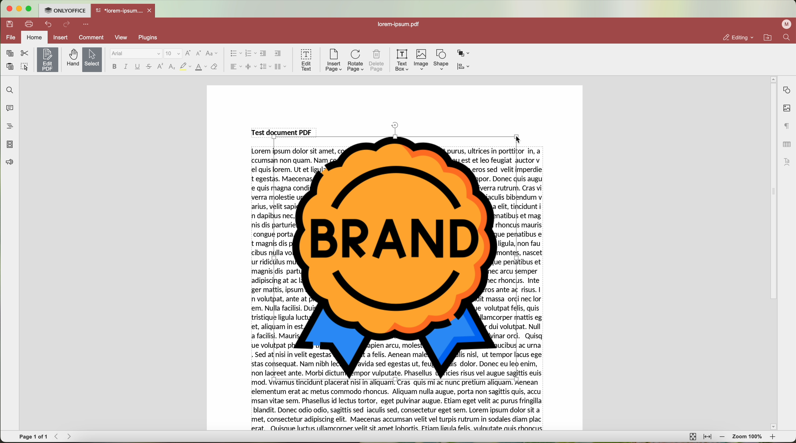  Describe the element at coordinates (356, 61) in the screenshot. I see `rotate page` at that location.